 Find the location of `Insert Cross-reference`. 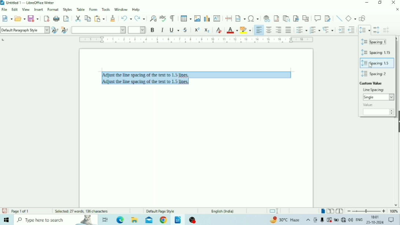

Insert Cross-reference is located at coordinates (305, 18).